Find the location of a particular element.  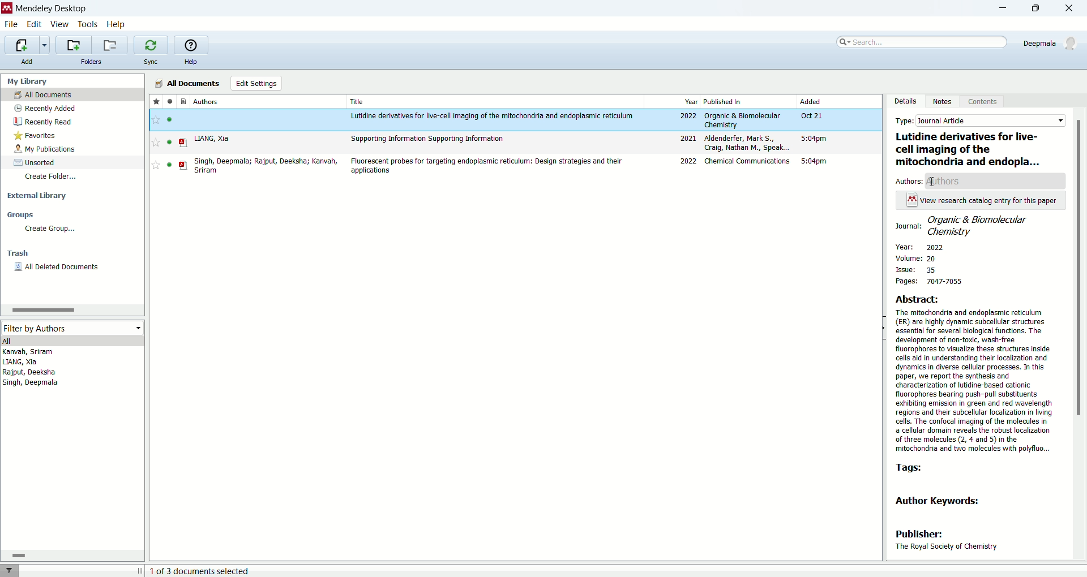

account is located at coordinates (1053, 42).